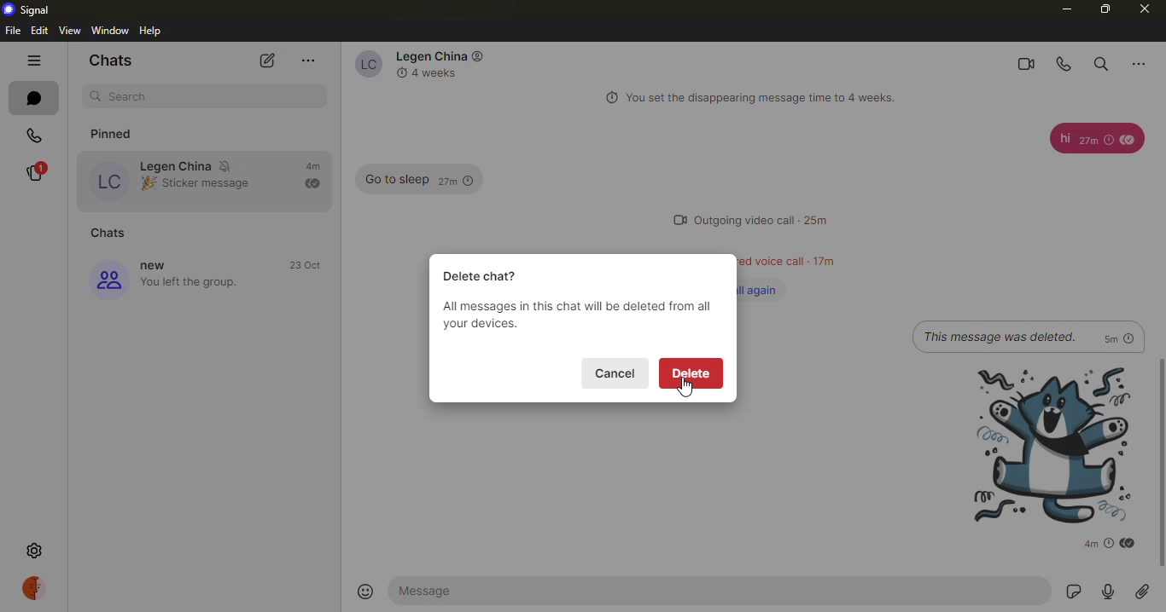 Image resolution: width=1166 pixels, height=612 pixels. What do you see at coordinates (228, 165) in the screenshot?
I see `mute notifications` at bounding box center [228, 165].